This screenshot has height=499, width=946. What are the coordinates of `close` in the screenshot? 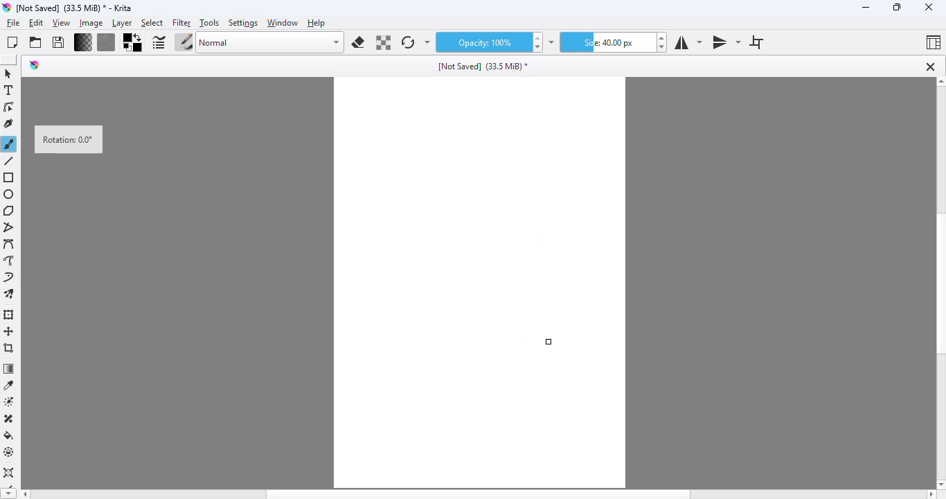 It's located at (929, 8).